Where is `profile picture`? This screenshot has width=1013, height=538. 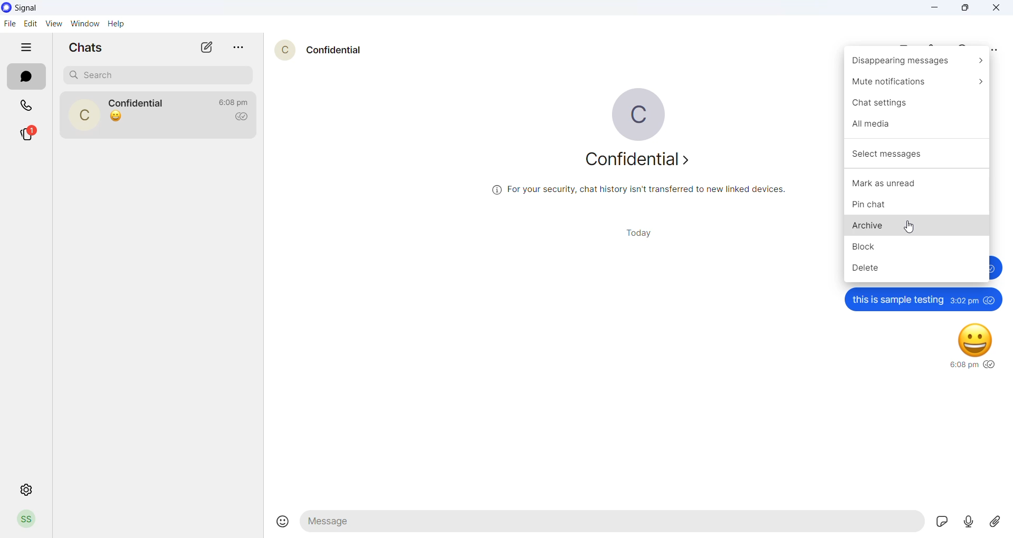 profile picture is located at coordinates (83, 115).